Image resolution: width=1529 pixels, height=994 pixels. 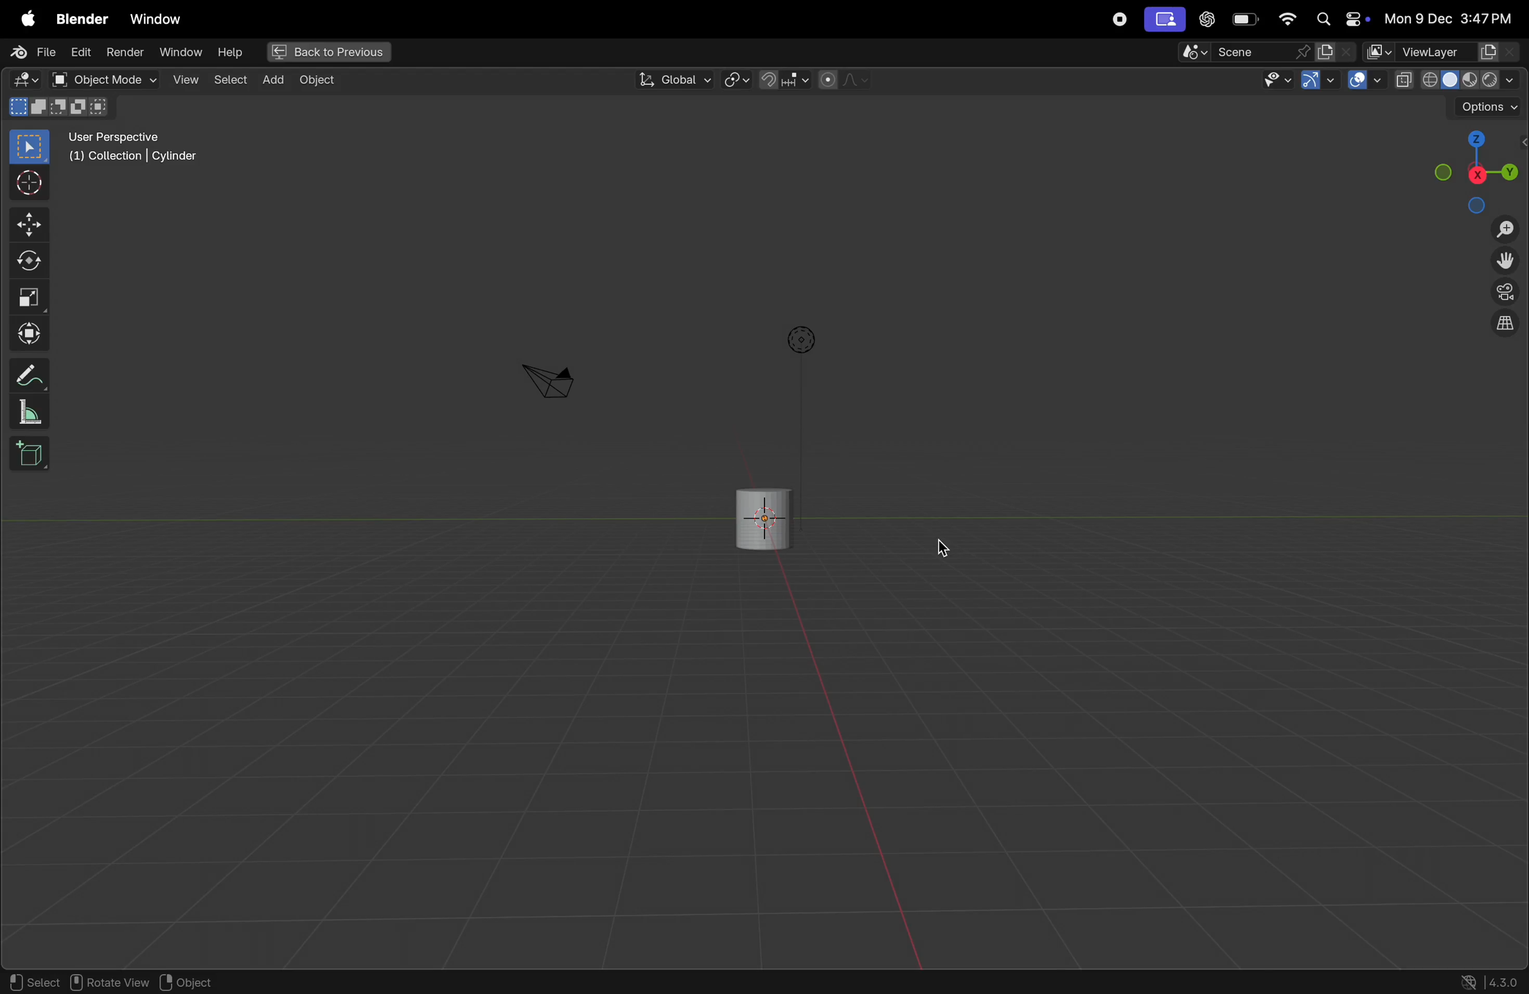 What do you see at coordinates (26, 375) in the screenshot?
I see `annotate` at bounding box center [26, 375].